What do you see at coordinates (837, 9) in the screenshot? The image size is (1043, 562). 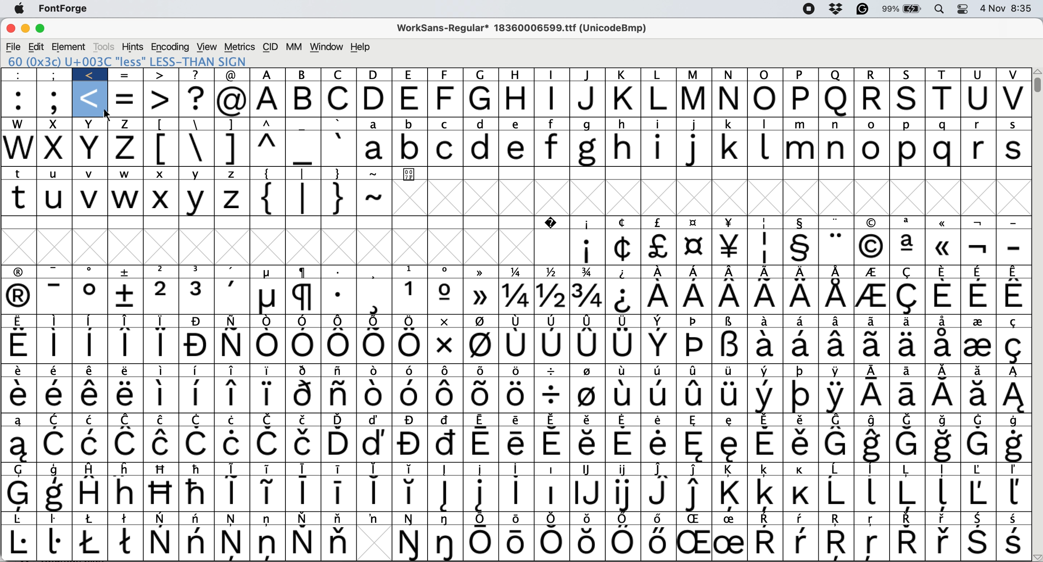 I see `dropbox` at bounding box center [837, 9].